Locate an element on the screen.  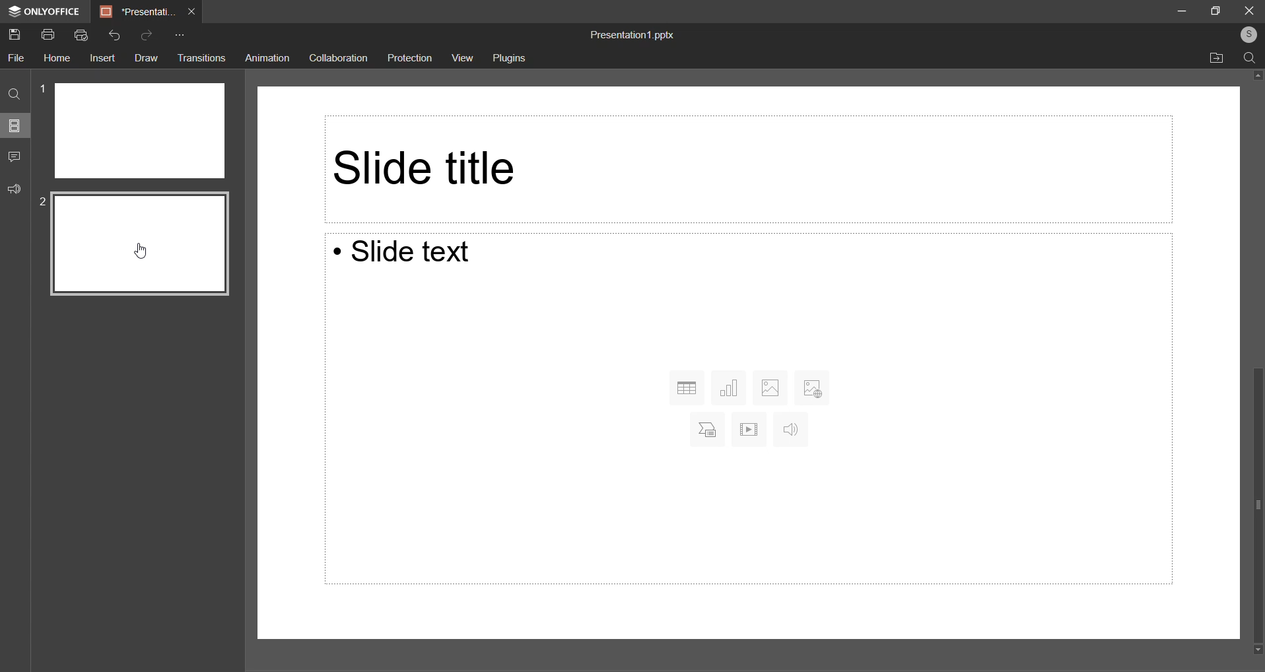
Move up is located at coordinates (1254, 77).